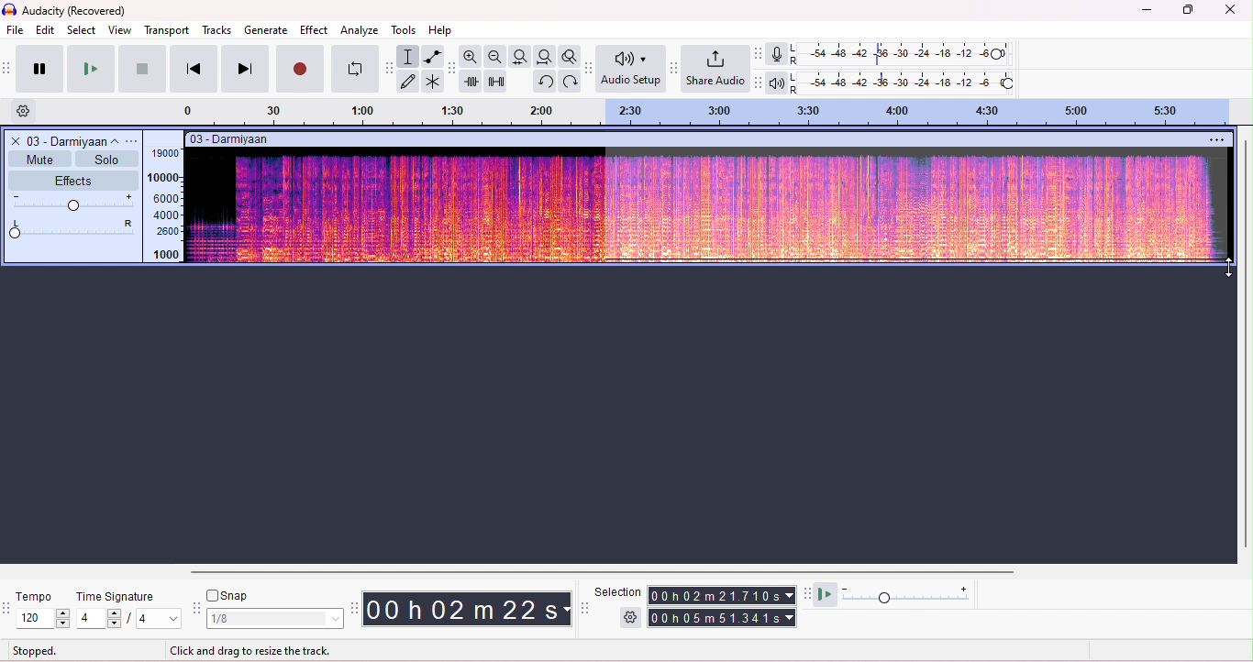  I want to click on volume, so click(74, 204).